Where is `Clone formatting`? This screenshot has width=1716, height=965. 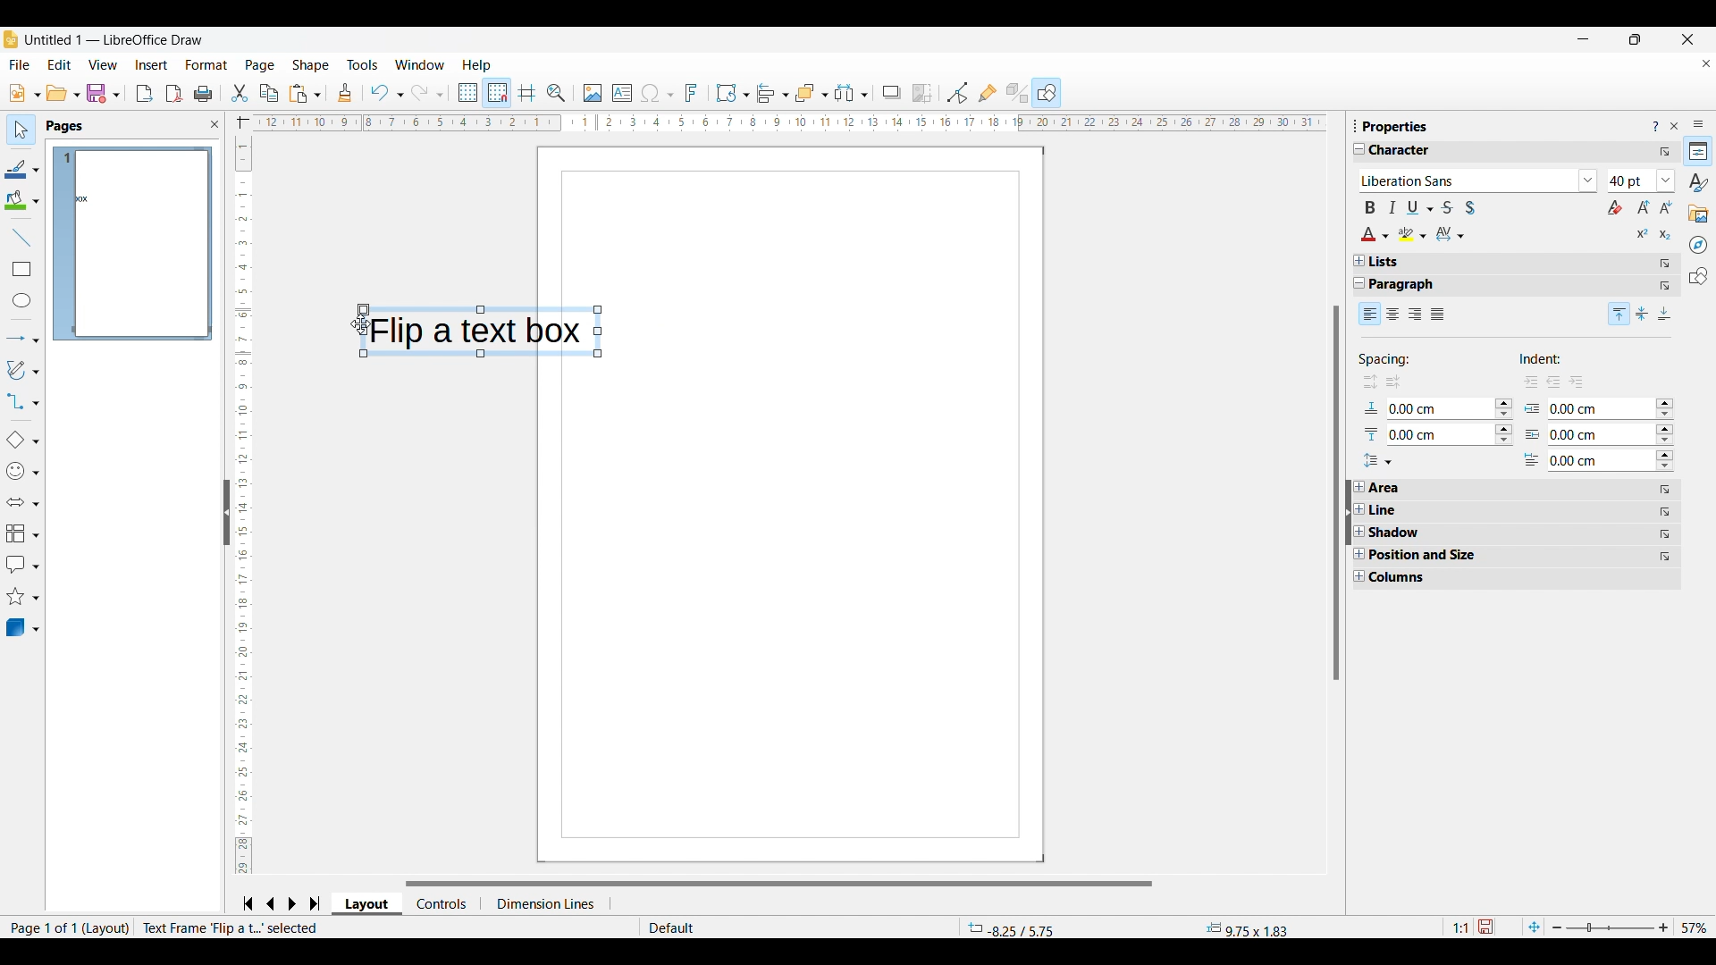 Clone formatting is located at coordinates (344, 92).